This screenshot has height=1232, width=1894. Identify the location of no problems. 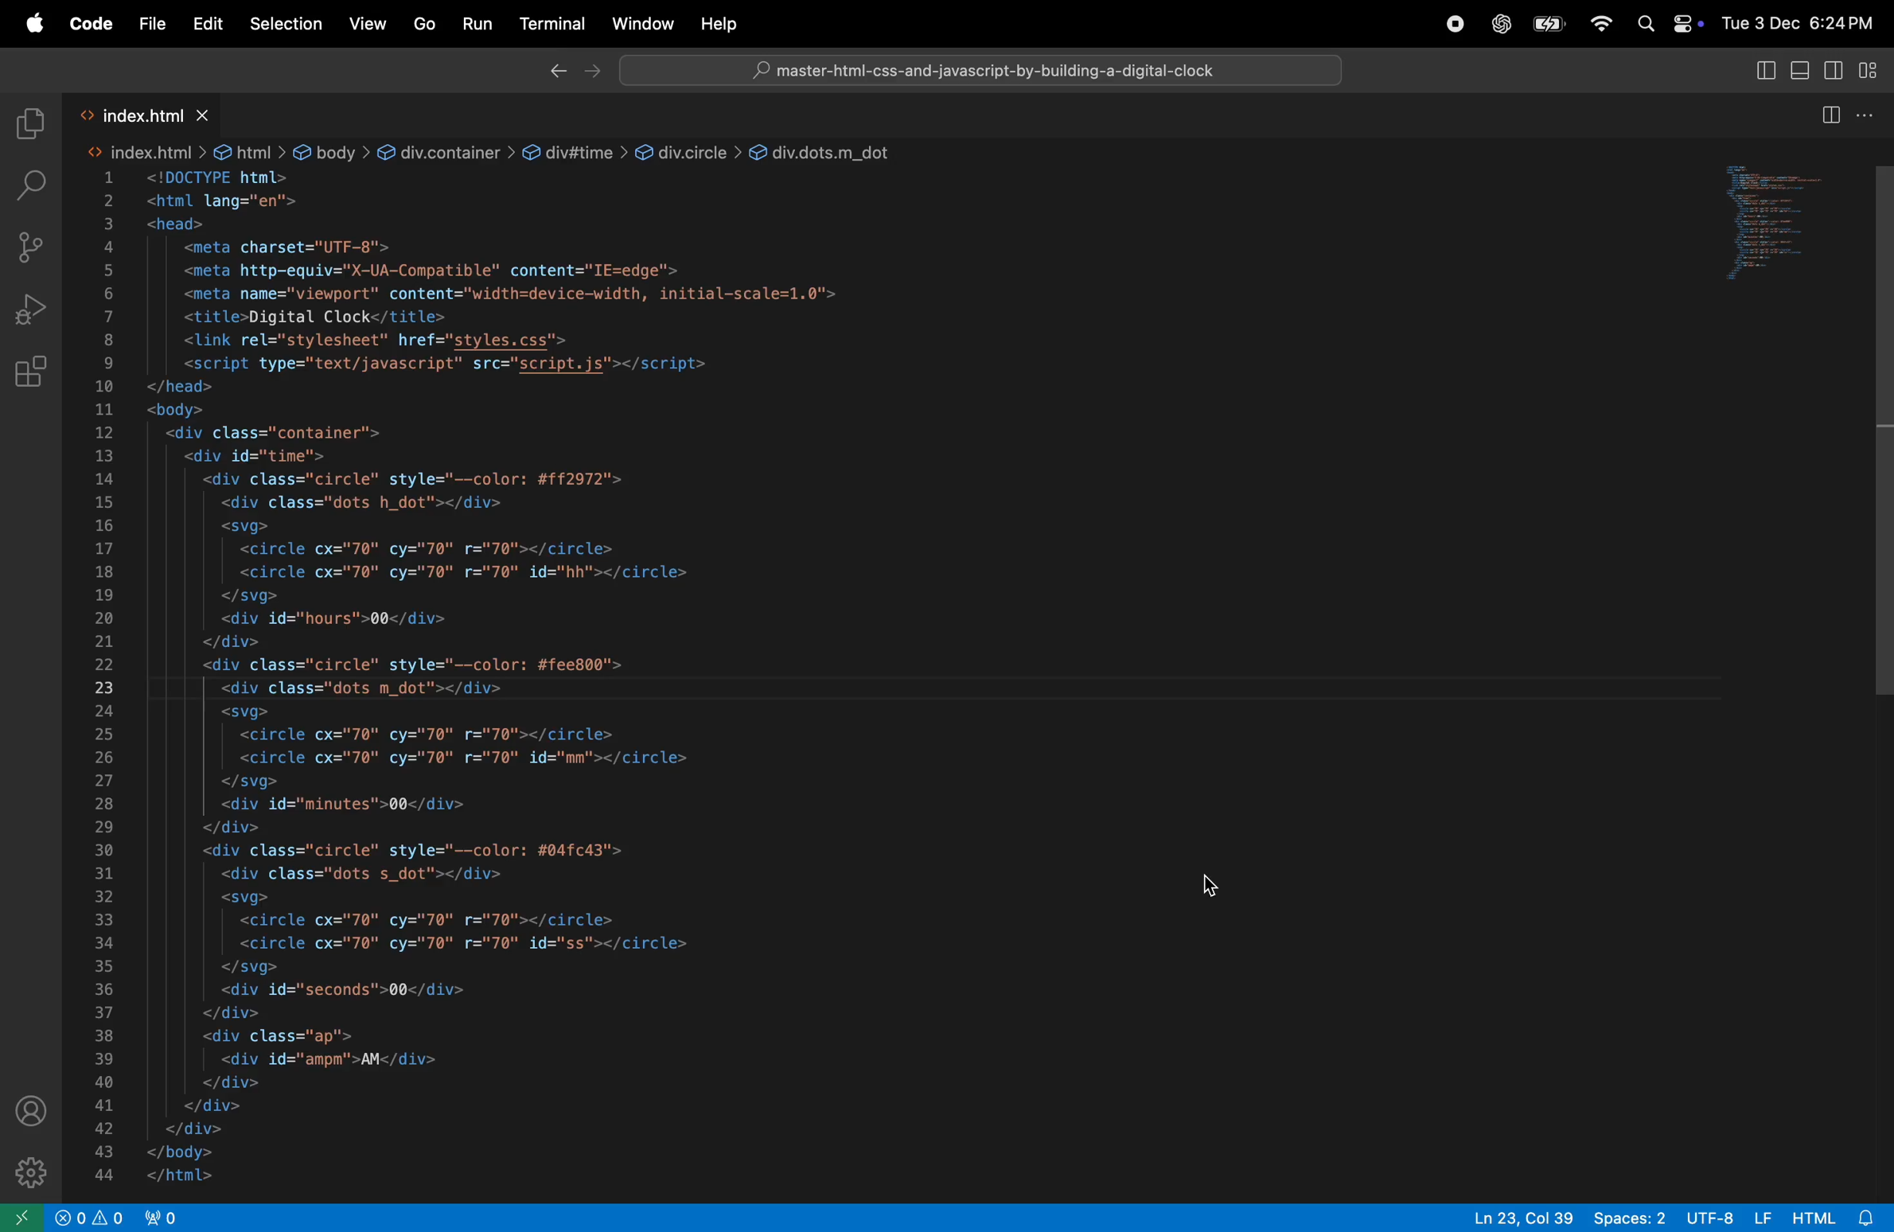
(95, 1218).